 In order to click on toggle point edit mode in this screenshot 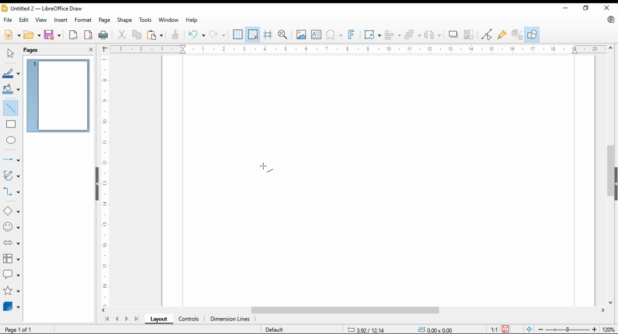, I will do `click(487, 34)`.